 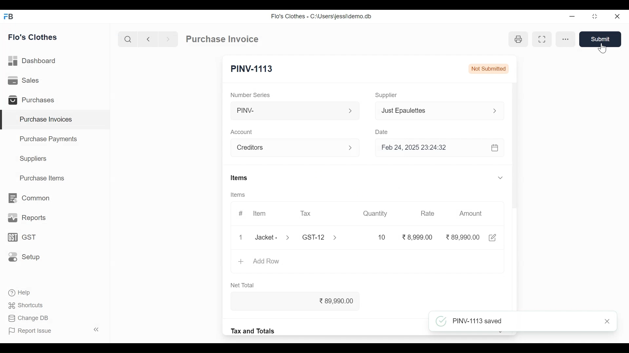 What do you see at coordinates (35, 61) in the screenshot?
I see `Dashboard` at bounding box center [35, 61].